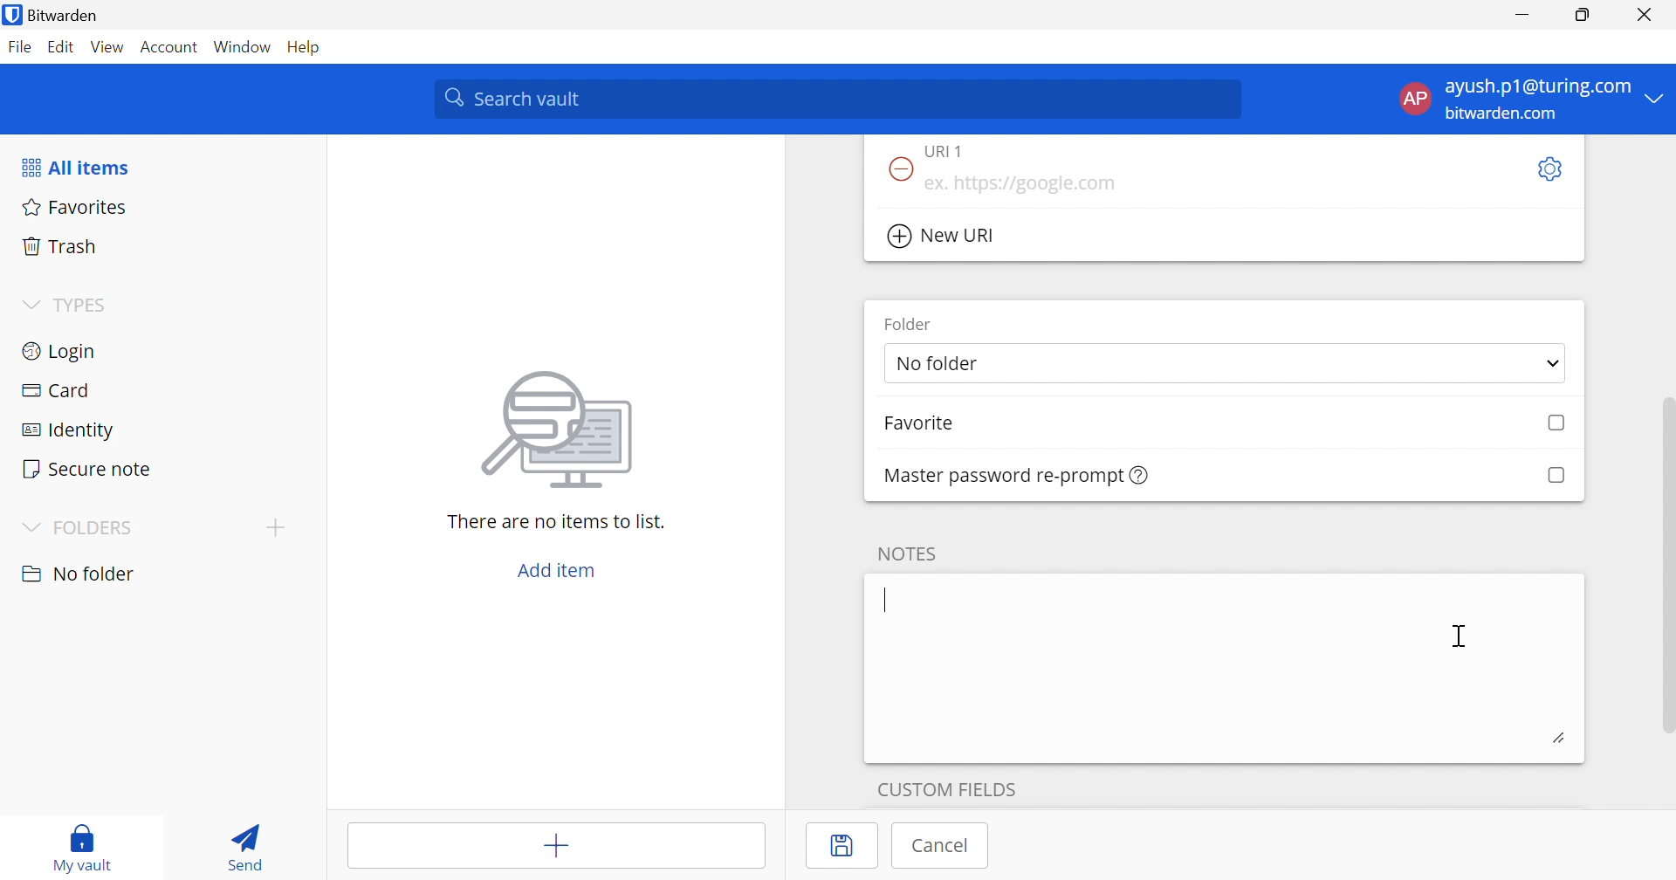 The image size is (1676, 880). What do you see at coordinates (942, 845) in the screenshot?
I see `Cancel` at bounding box center [942, 845].